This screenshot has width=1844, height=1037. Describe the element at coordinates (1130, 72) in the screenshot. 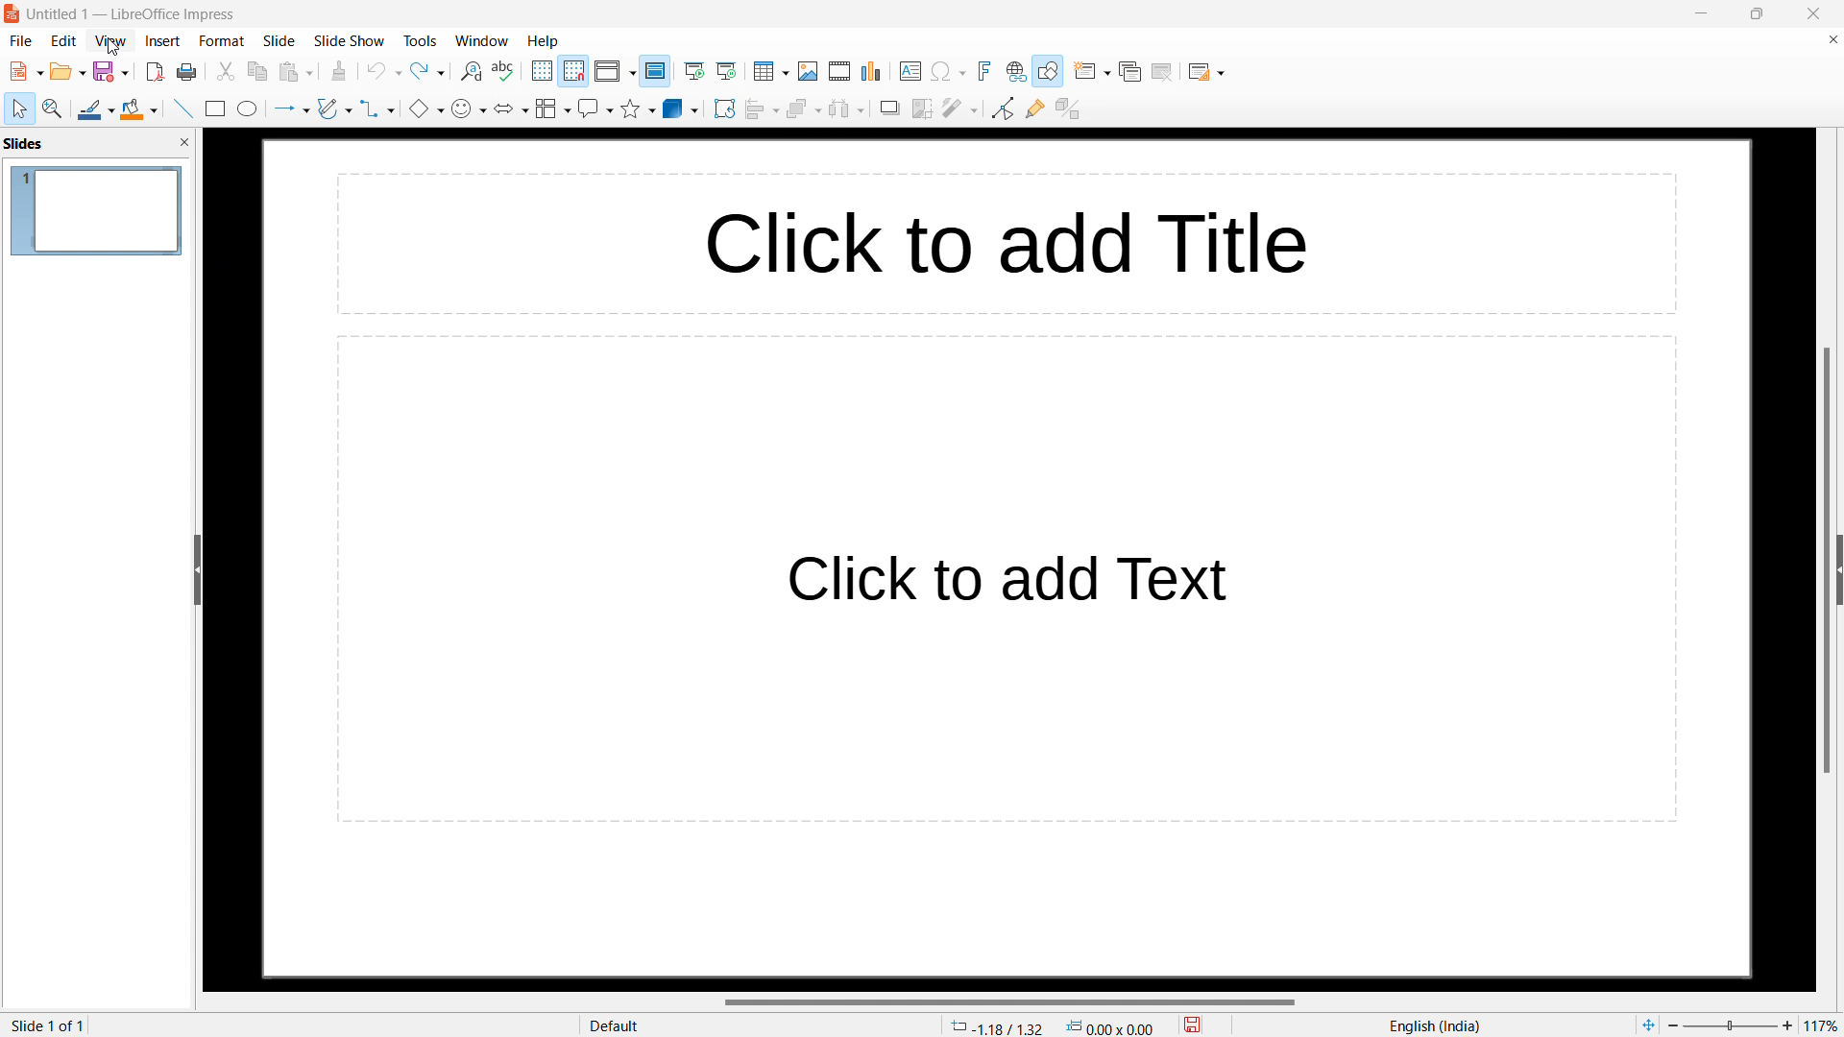

I see `duplicate slide` at that location.